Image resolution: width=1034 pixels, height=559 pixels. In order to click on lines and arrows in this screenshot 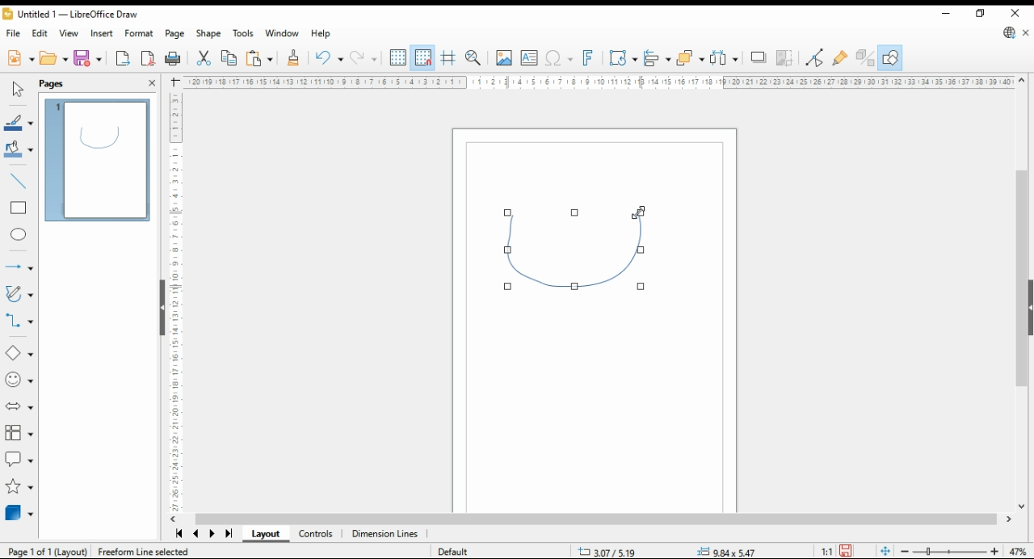, I will do `click(18, 267)`.